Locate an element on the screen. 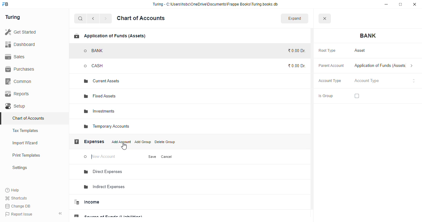 This screenshot has width=422, height=222. back is located at coordinates (93, 18).